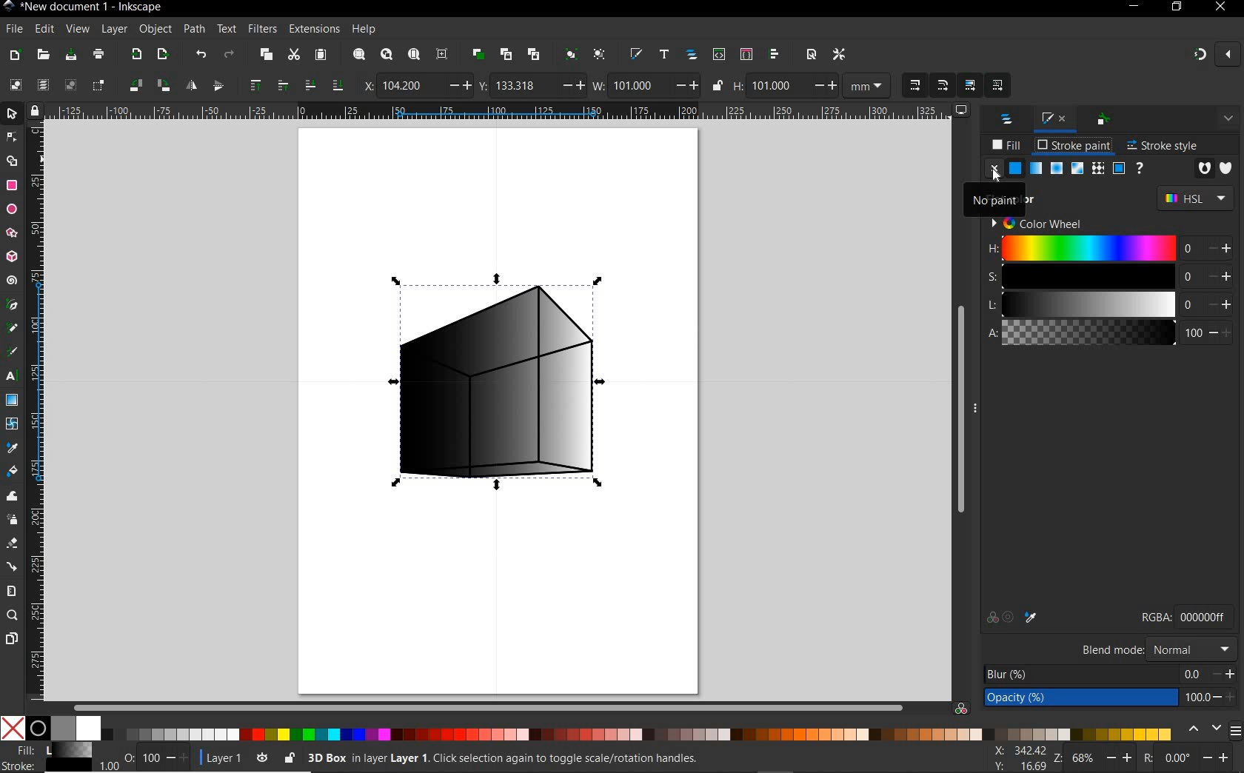 This screenshot has width=1244, height=773. What do you see at coordinates (1220, 247) in the screenshot?
I see `increase/decrease` at bounding box center [1220, 247].